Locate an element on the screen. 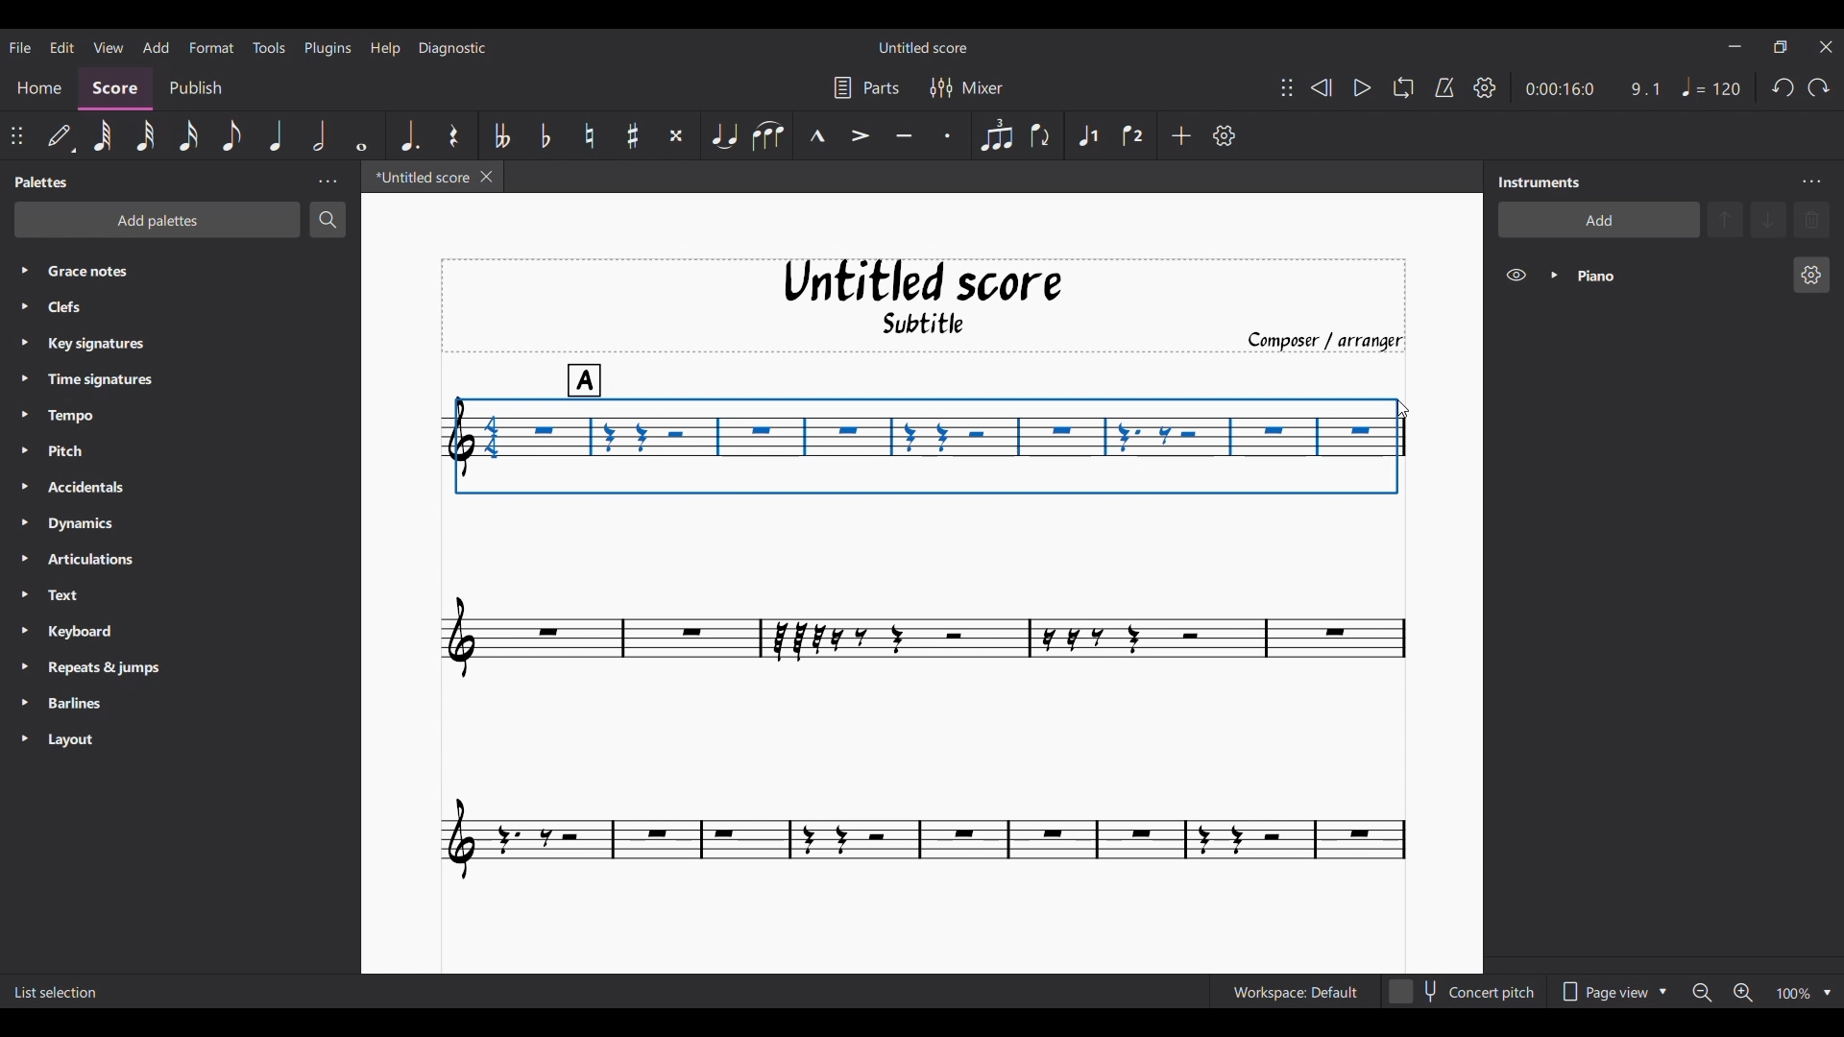  Format menu is located at coordinates (211, 46).